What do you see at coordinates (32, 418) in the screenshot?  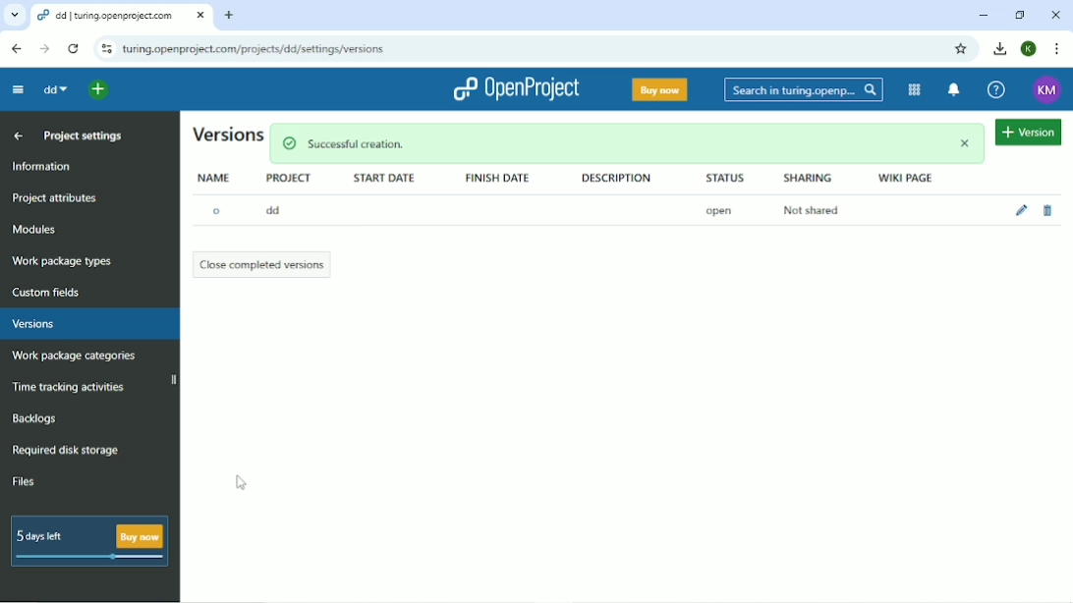 I see `Backlogs` at bounding box center [32, 418].